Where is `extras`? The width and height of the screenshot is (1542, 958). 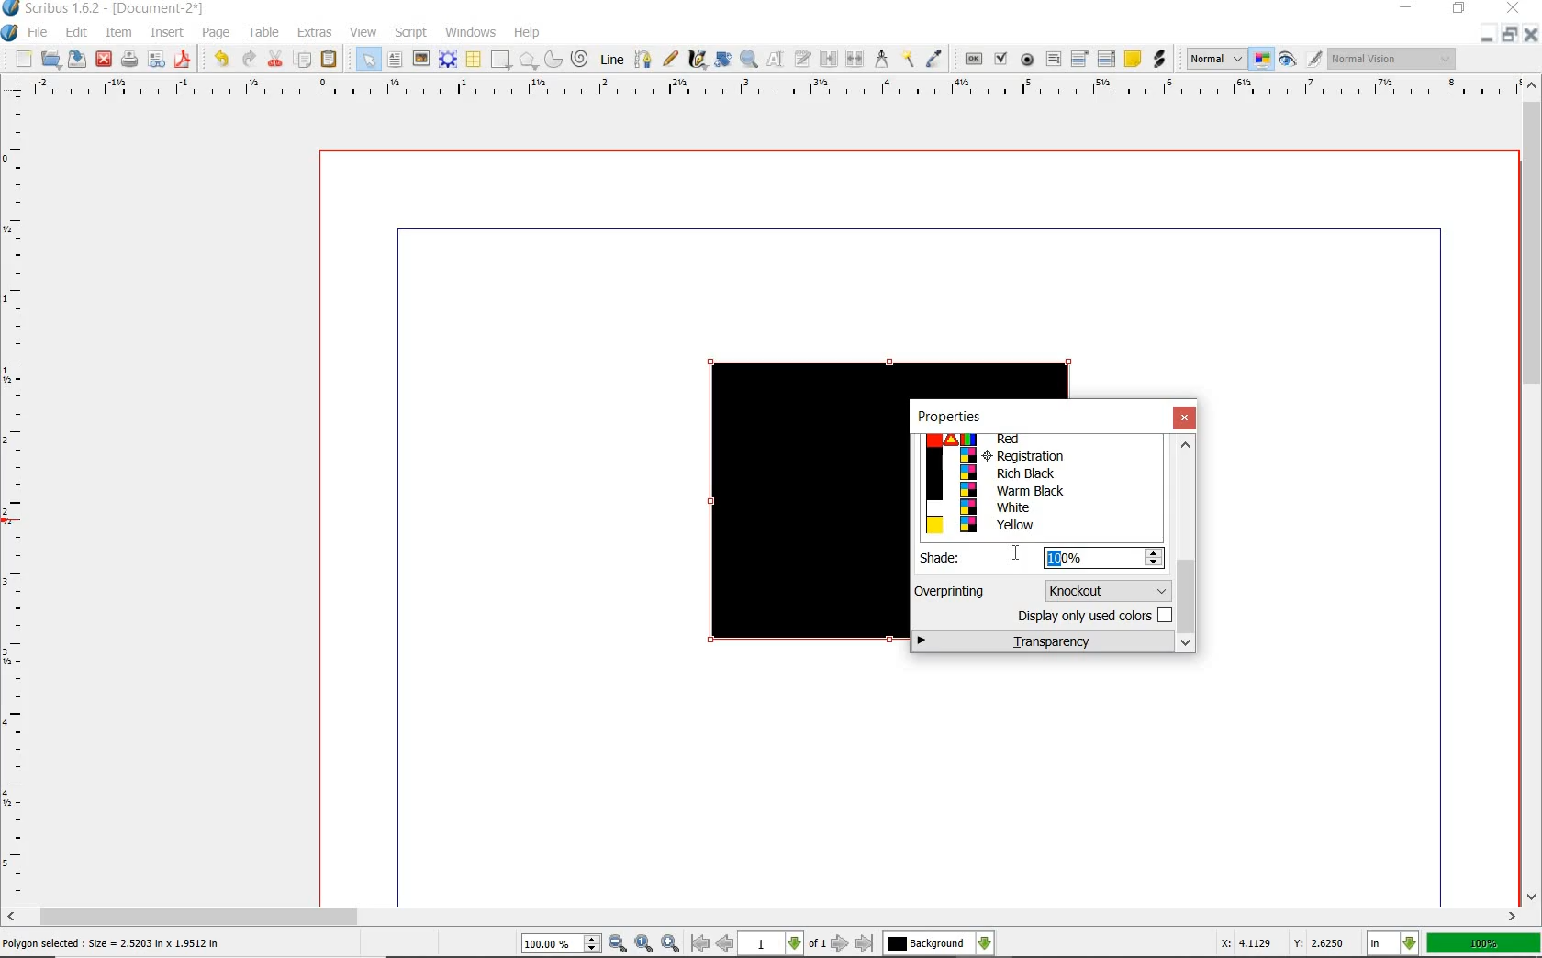
extras is located at coordinates (316, 32).